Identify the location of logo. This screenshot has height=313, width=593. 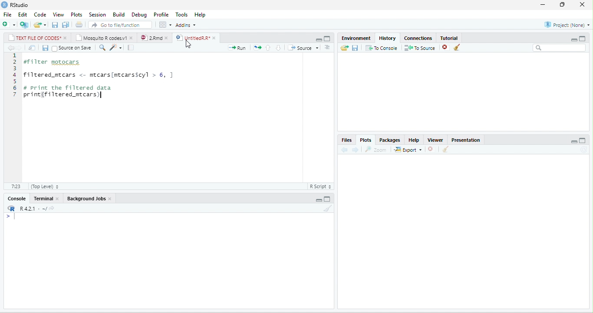
(4, 5).